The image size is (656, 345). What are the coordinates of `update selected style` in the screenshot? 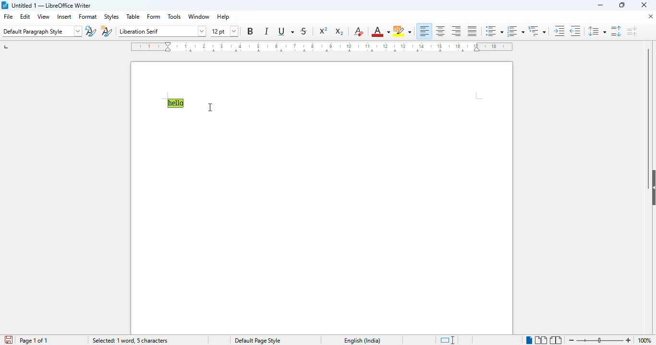 It's located at (91, 31).